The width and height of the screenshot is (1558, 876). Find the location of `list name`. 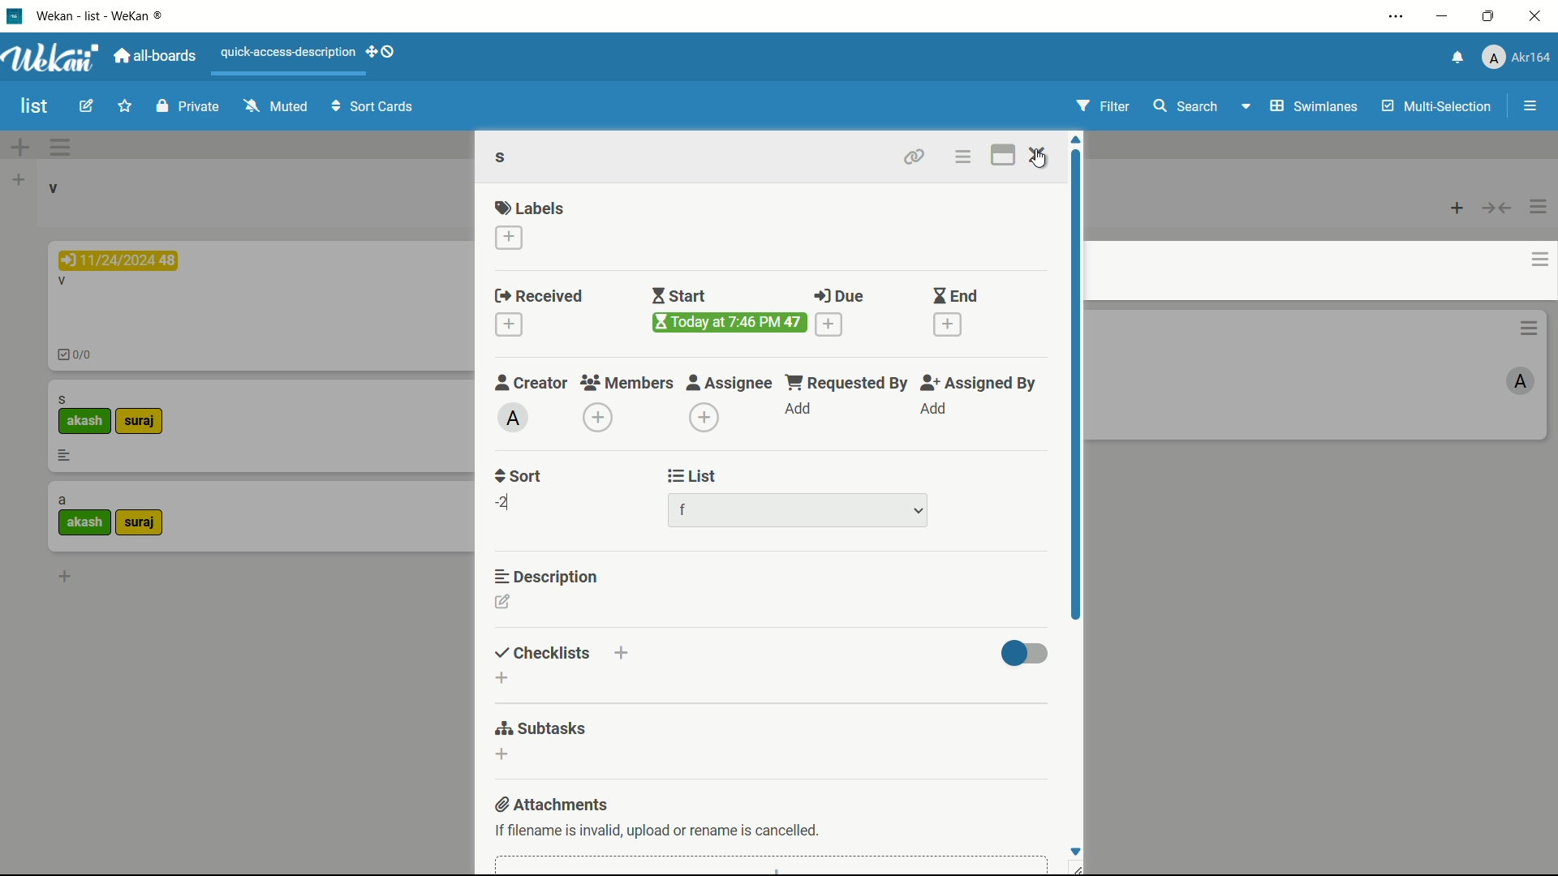

list name is located at coordinates (689, 512).